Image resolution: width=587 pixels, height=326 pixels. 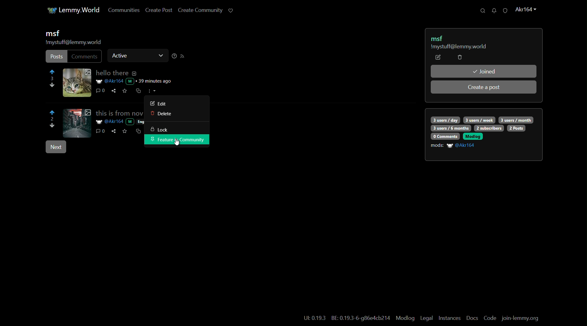 I want to click on code, so click(x=490, y=318).